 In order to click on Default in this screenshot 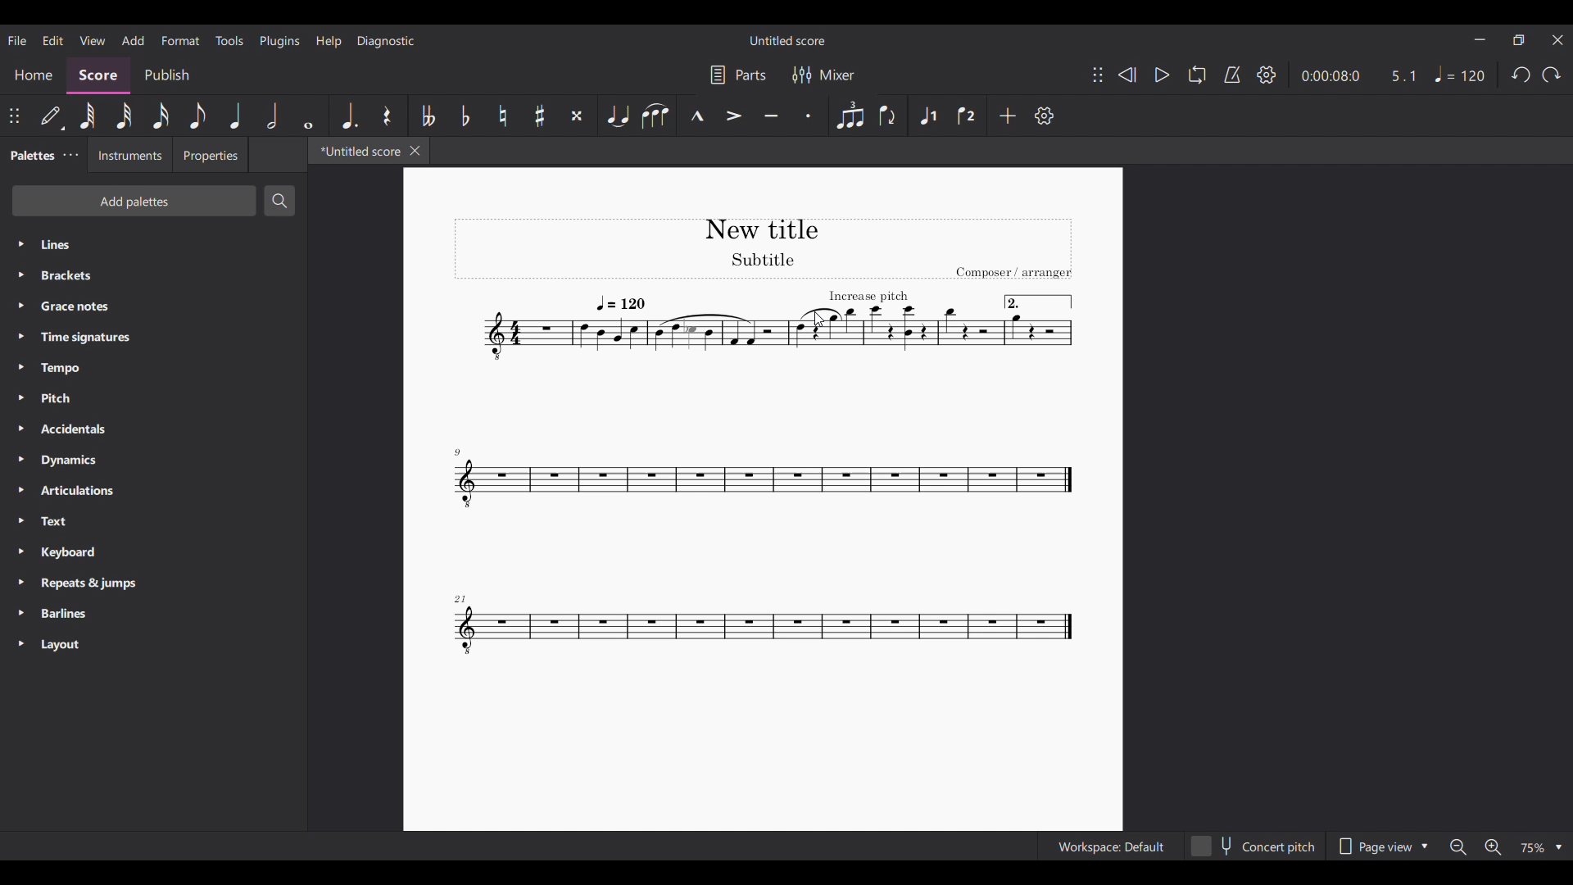, I will do `click(52, 116)`.